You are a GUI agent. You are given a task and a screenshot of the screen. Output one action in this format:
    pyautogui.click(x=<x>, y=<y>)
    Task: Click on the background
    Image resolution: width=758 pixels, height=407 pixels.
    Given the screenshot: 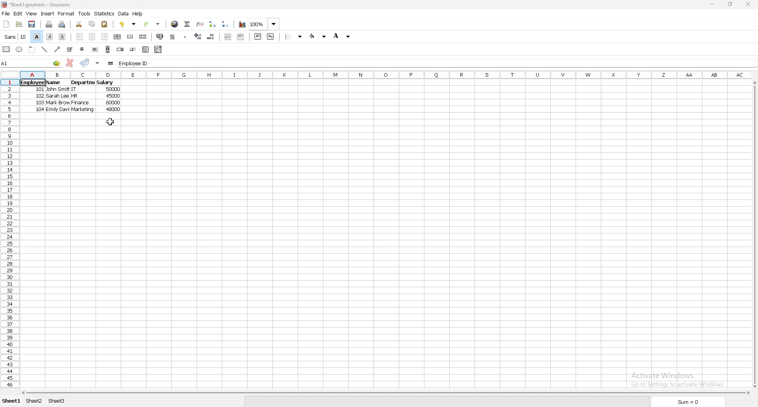 What is the action you would take?
    pyautogui.click(x=343, y=36)
    